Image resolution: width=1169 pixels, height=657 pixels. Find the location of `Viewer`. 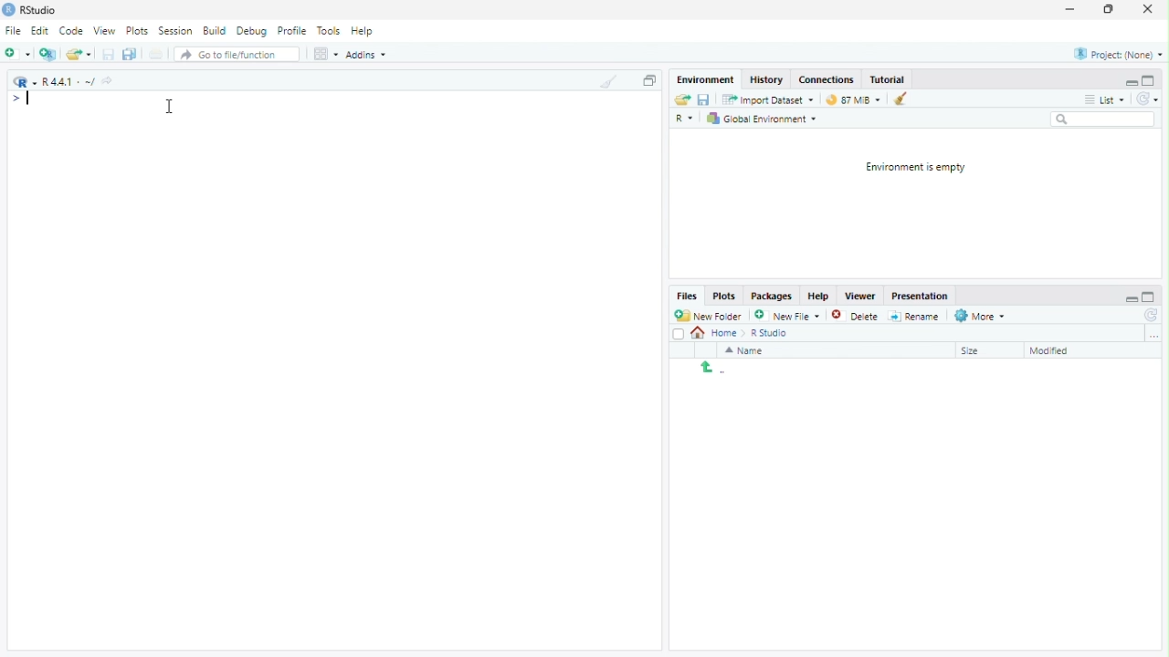

Viewer is located at coordinates (859, 297).